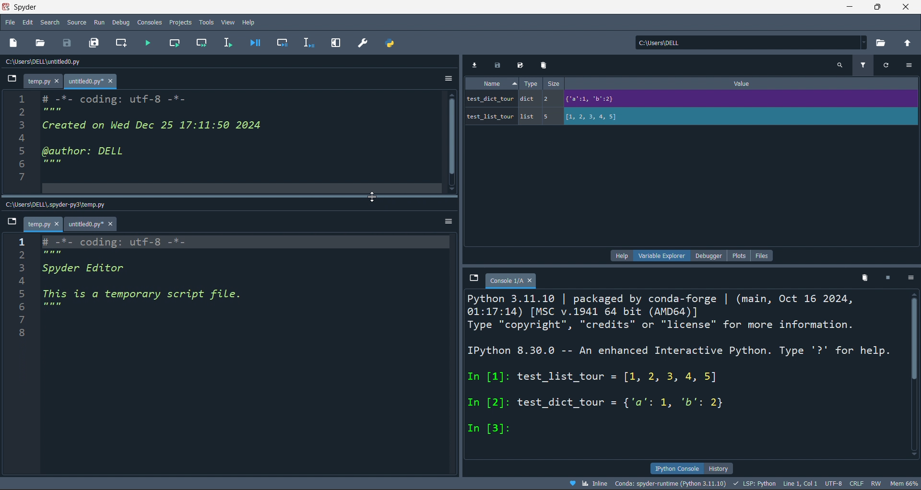 This screenshot has width=921, height=490. What do you see at coordinates (45, 82) in the screenshot?
I see `temp.py` at bounding box center [45, 82].